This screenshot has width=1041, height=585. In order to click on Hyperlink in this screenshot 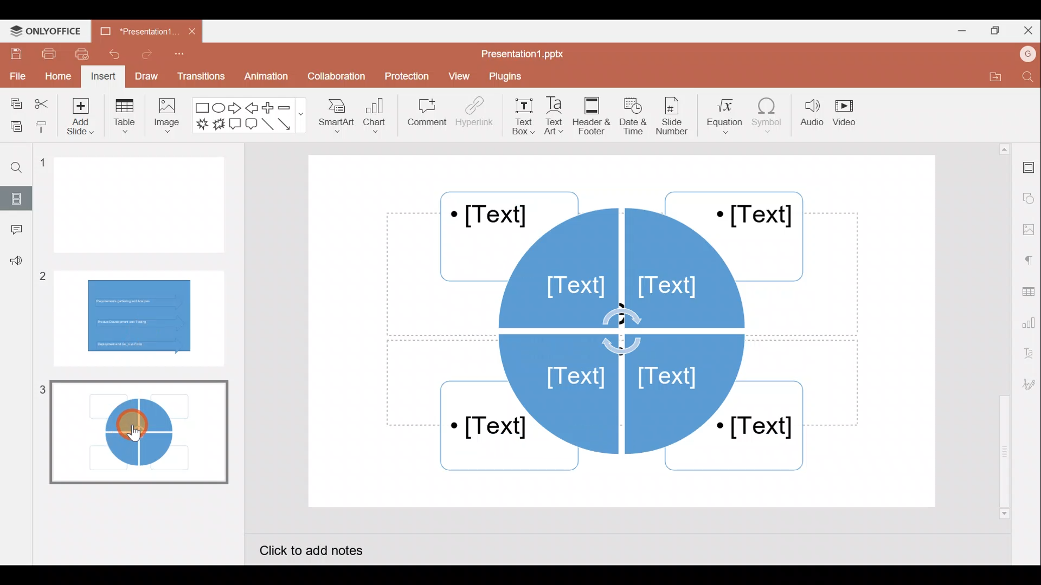, I will do `click(474, 116)`.